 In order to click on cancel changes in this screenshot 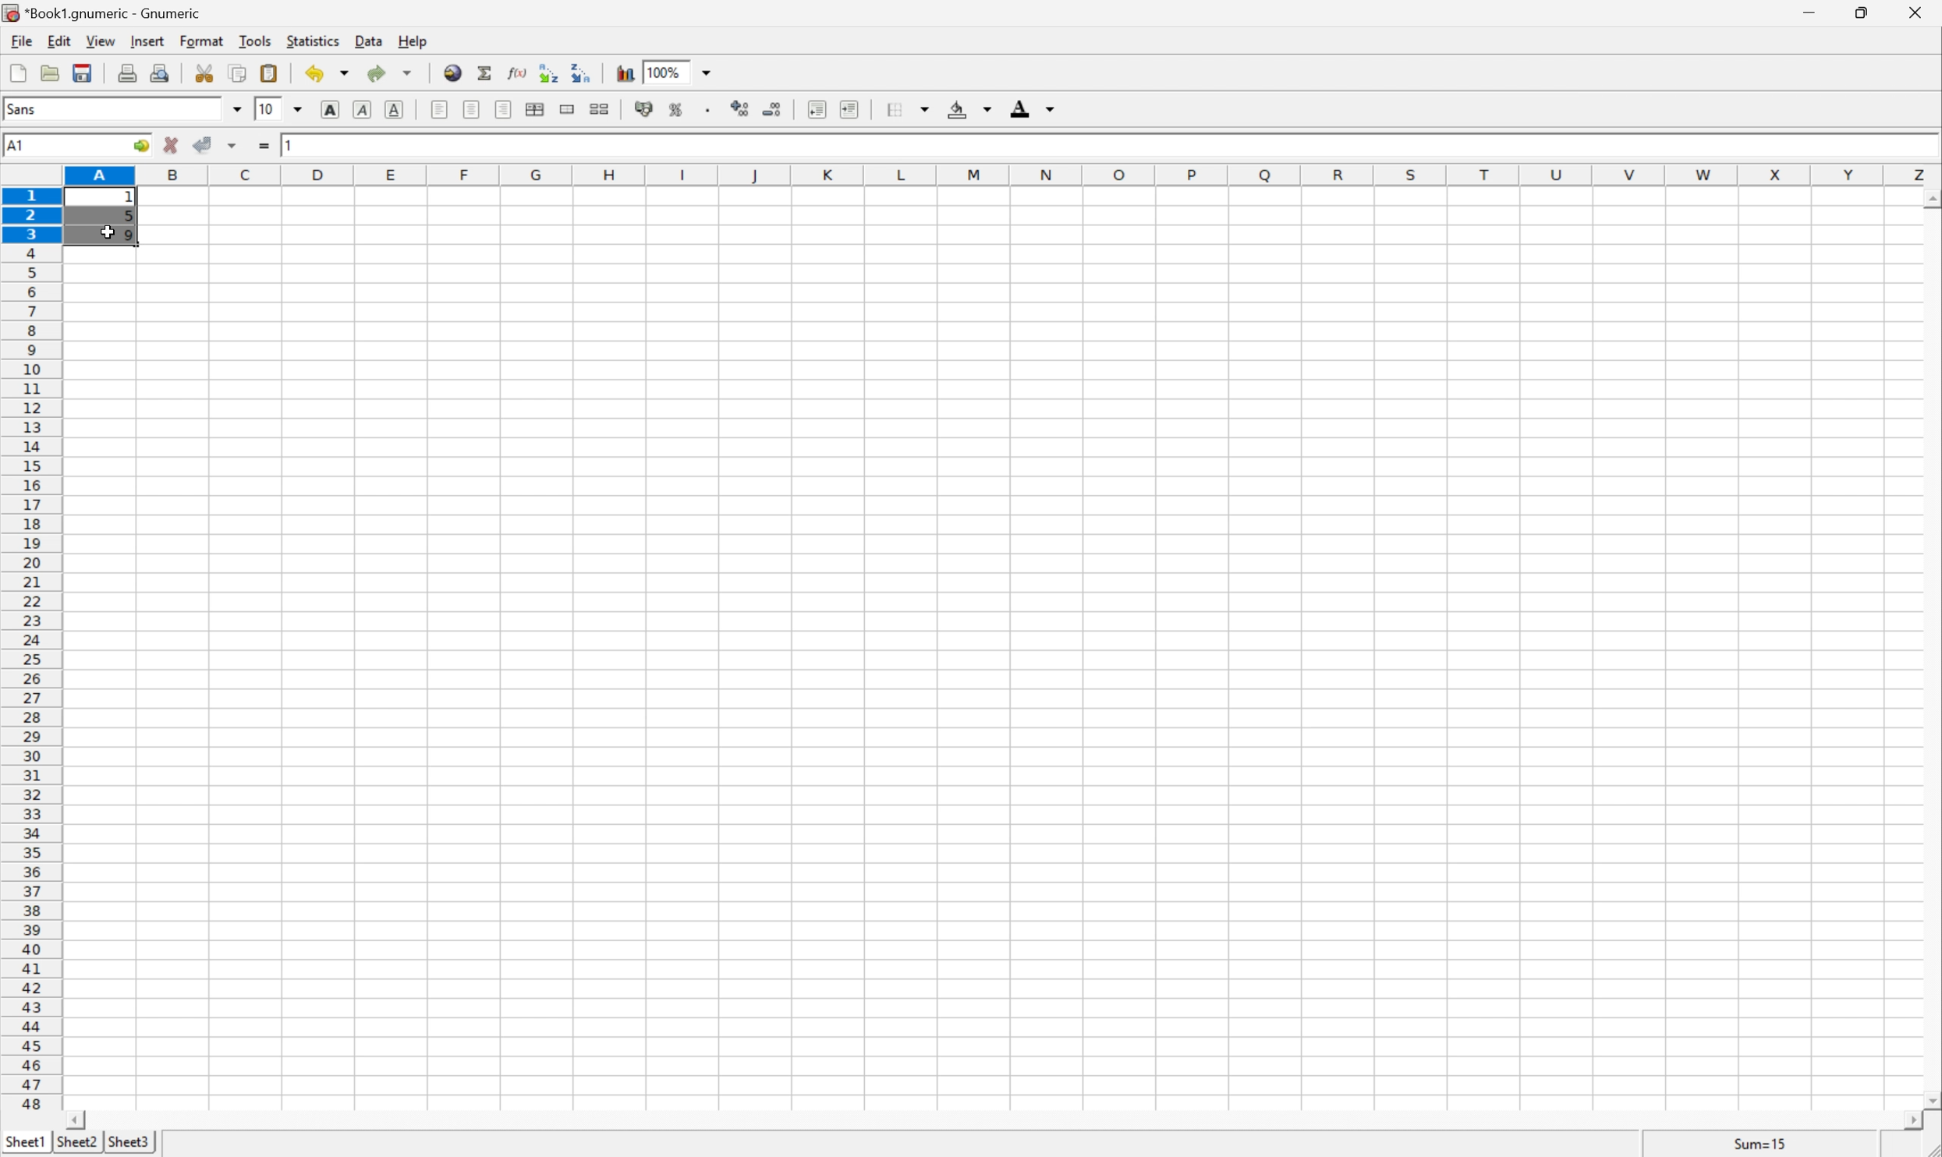, I will do `click(172, 145)`.